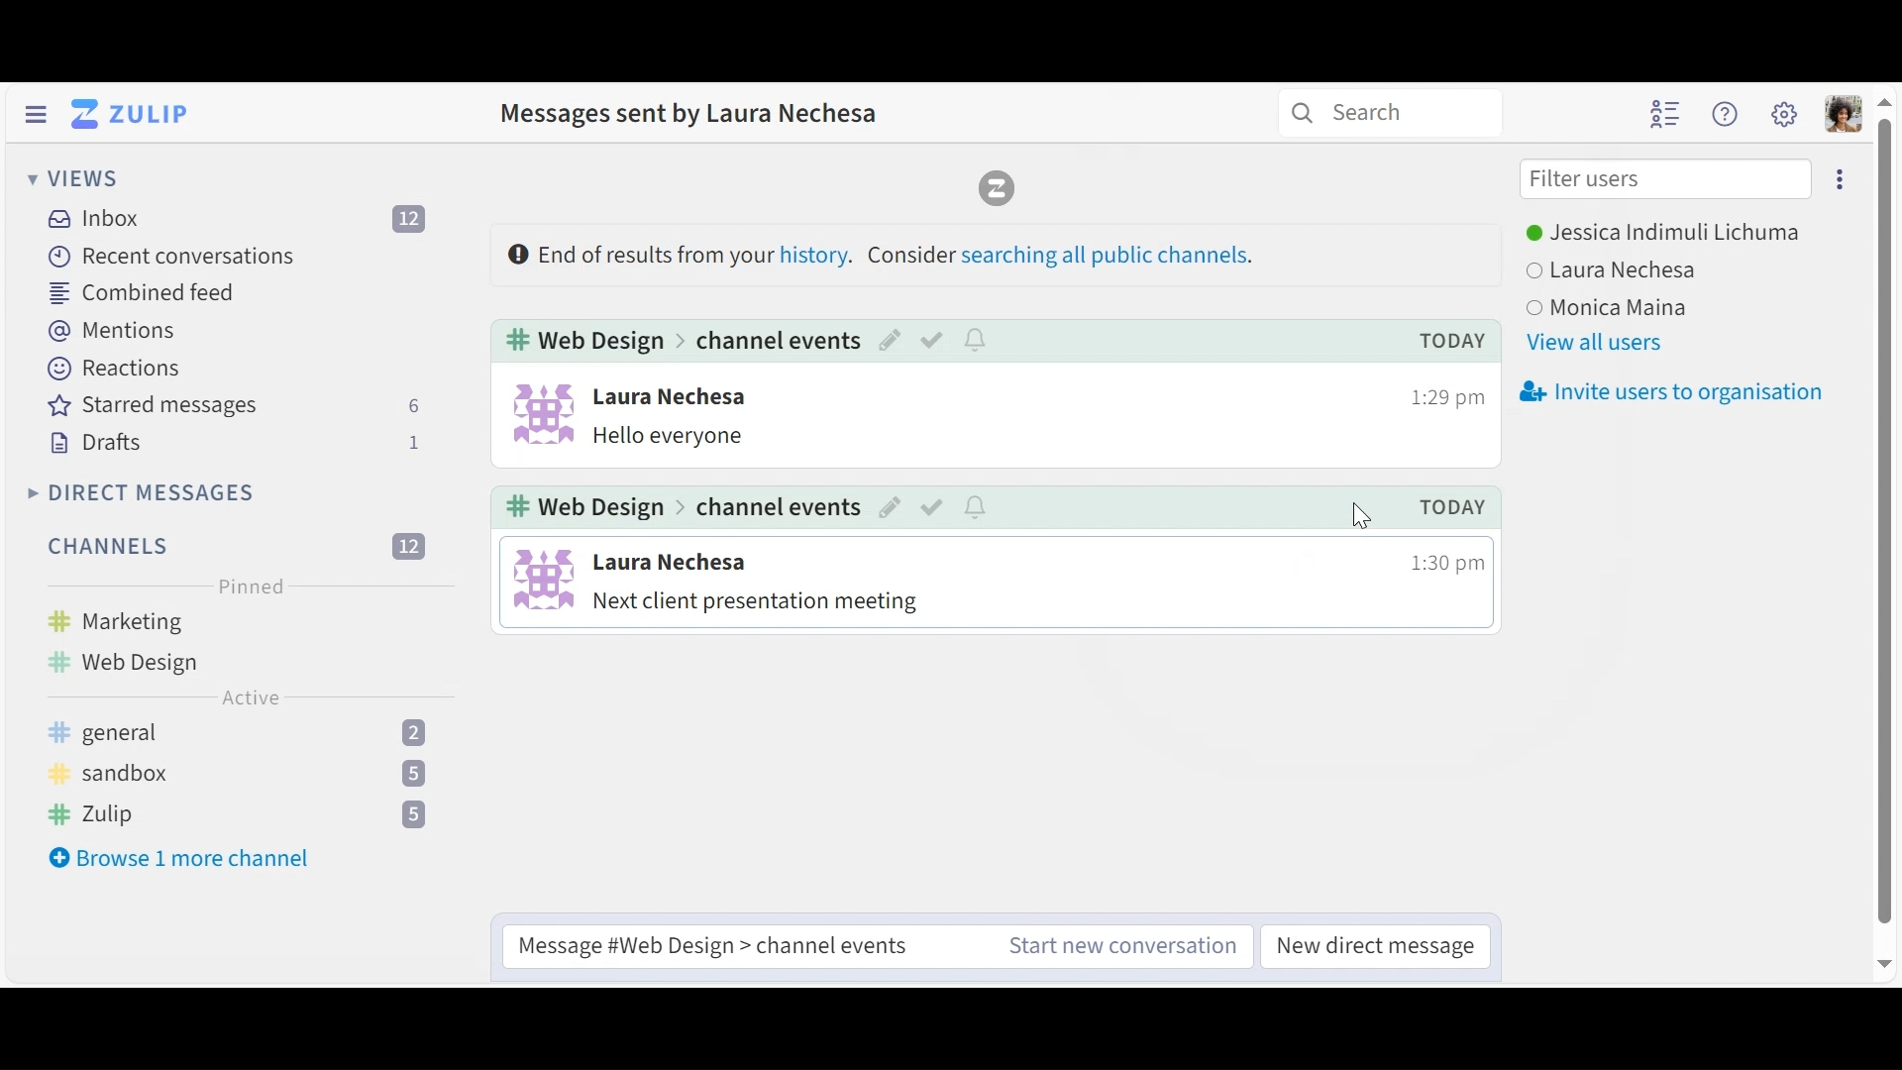 This screenshot has width=1902, height=1070. Describe the element at coordinates (1444, 565) in the screenshot. I see `time` at that location.